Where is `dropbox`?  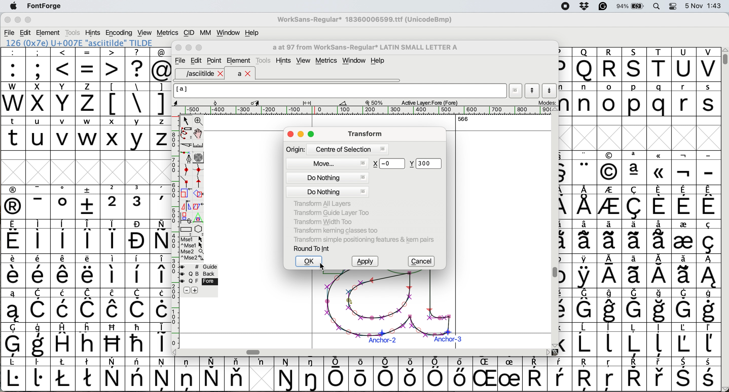
dropbox is located at coordinates (582, 6).